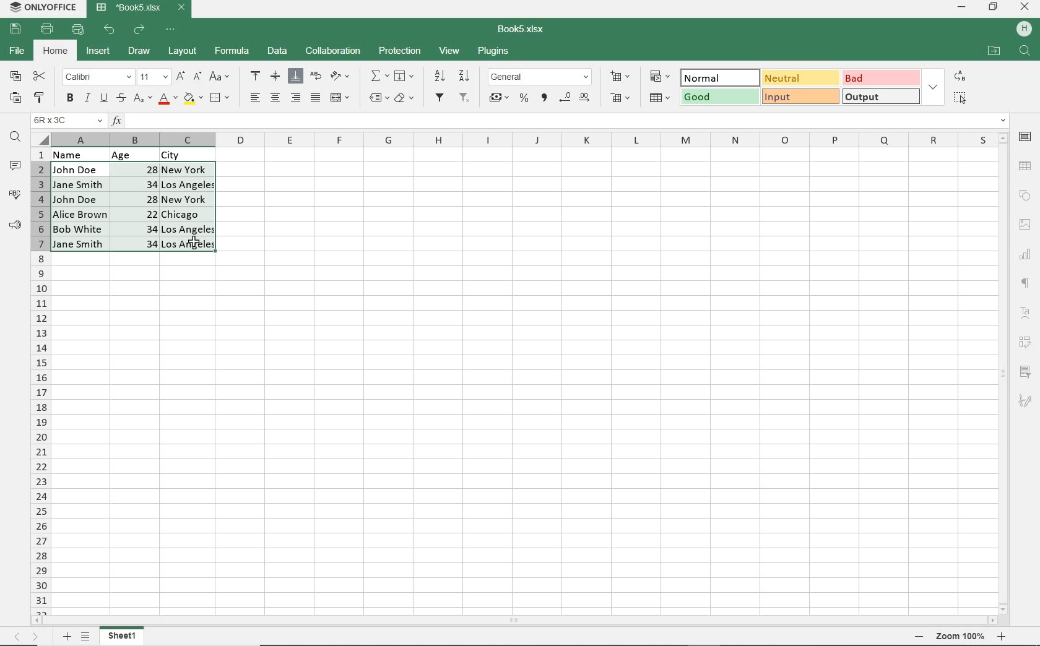 The image size is (1040, 646). I want to click on CUT, so click(40, 76).